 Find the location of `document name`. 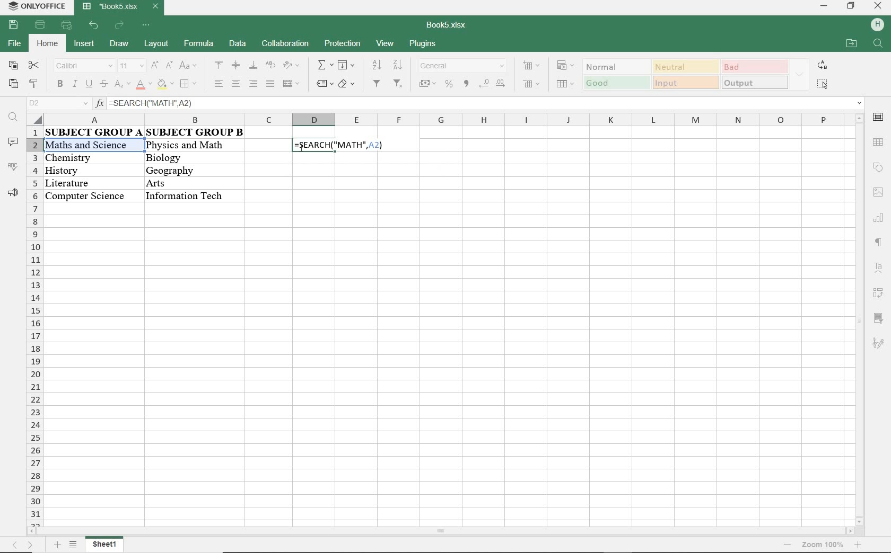

document name is located at coordinates (119, 7).